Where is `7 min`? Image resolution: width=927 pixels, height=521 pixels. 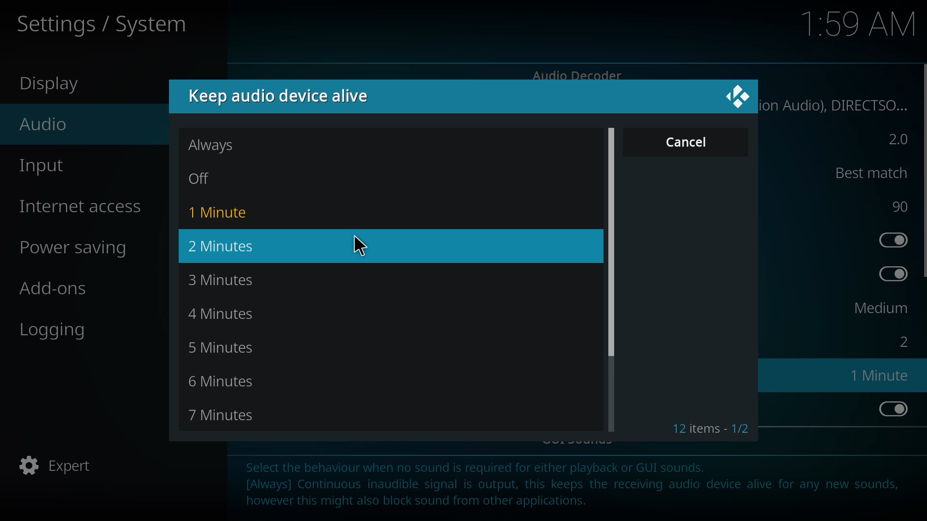 7 min is located at coordinates (227, 416).